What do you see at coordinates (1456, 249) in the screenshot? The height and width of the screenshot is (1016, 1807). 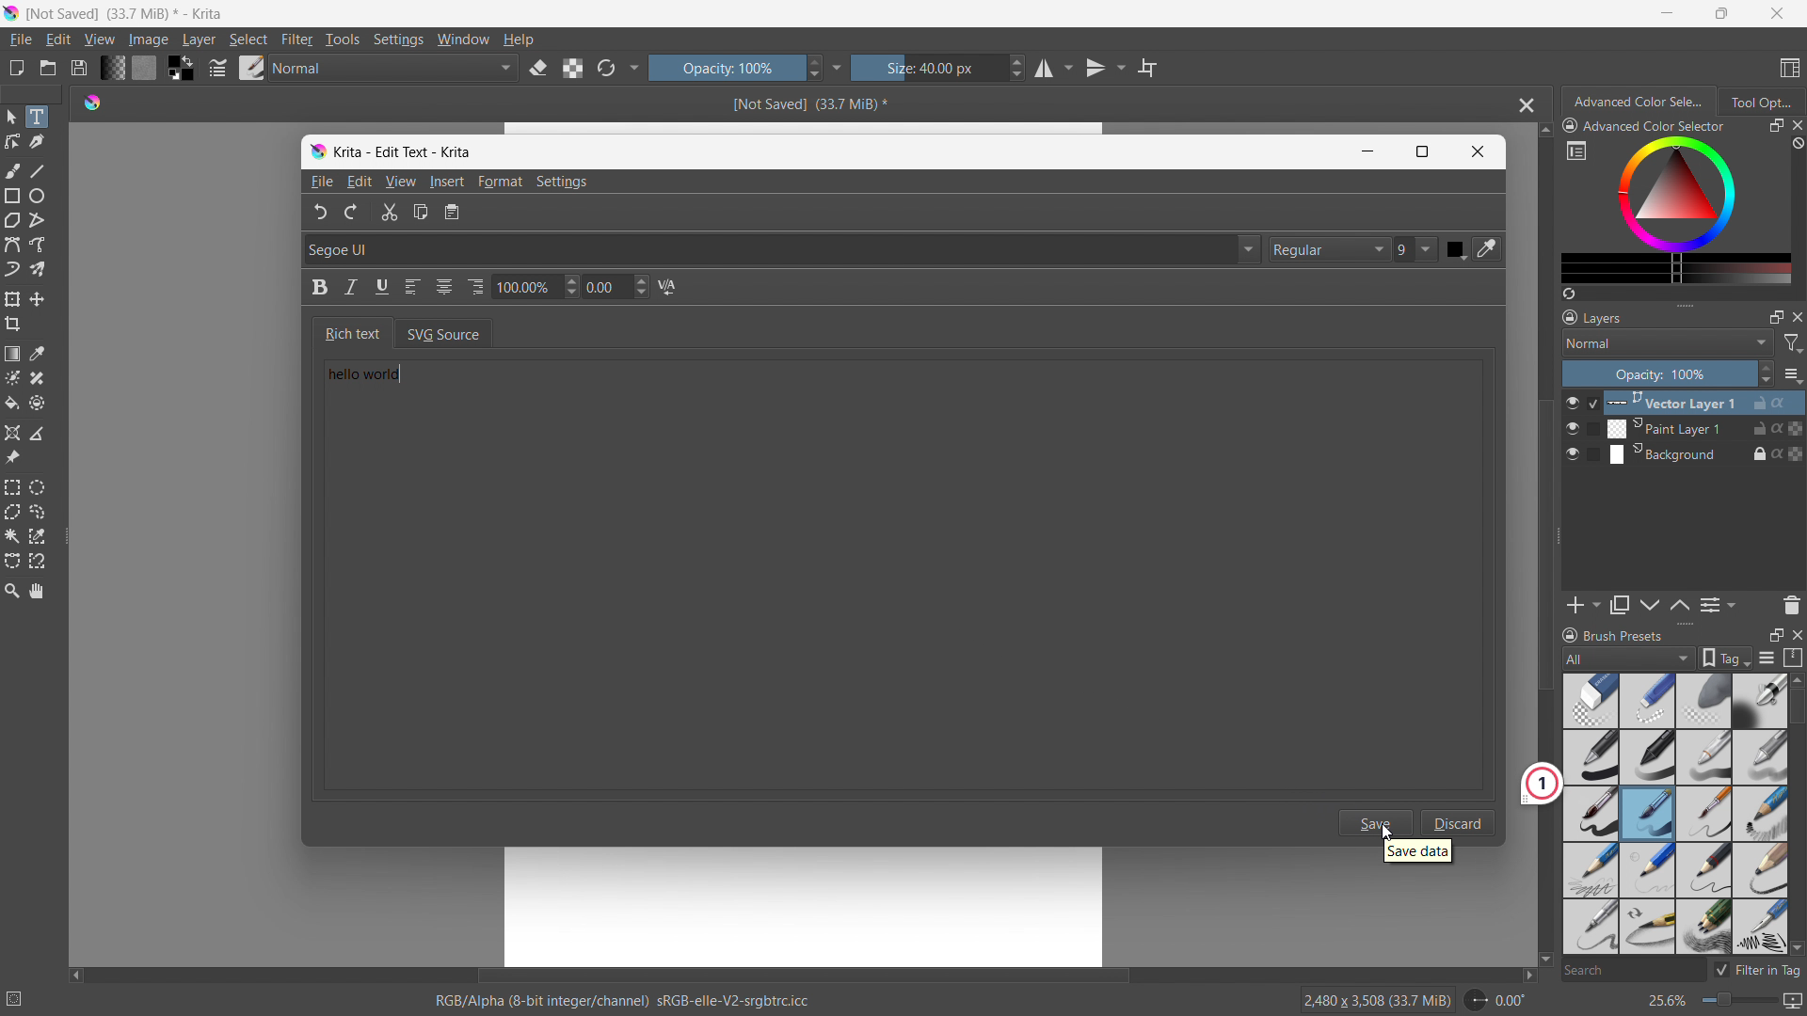 I see `Color` at bounding box center [1456, 249].